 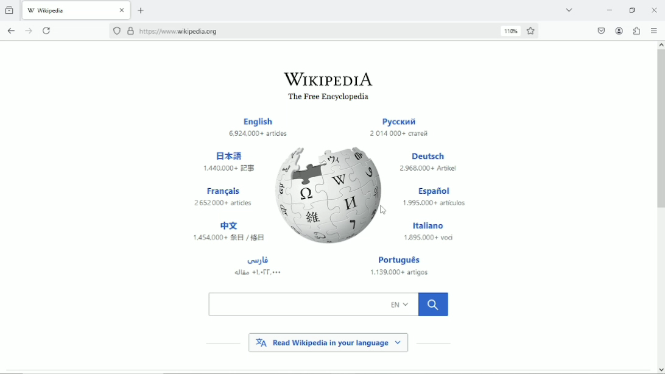 What do you see at coordinates (655, 10) in the screenshot?
I see `Close` at bounding box center [655, 10].